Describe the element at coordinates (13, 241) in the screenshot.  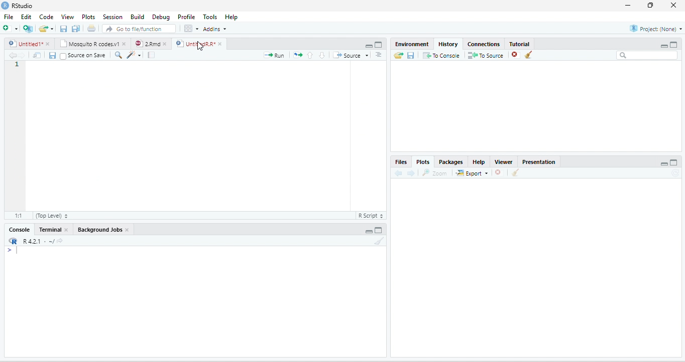
I see `R` at that location.